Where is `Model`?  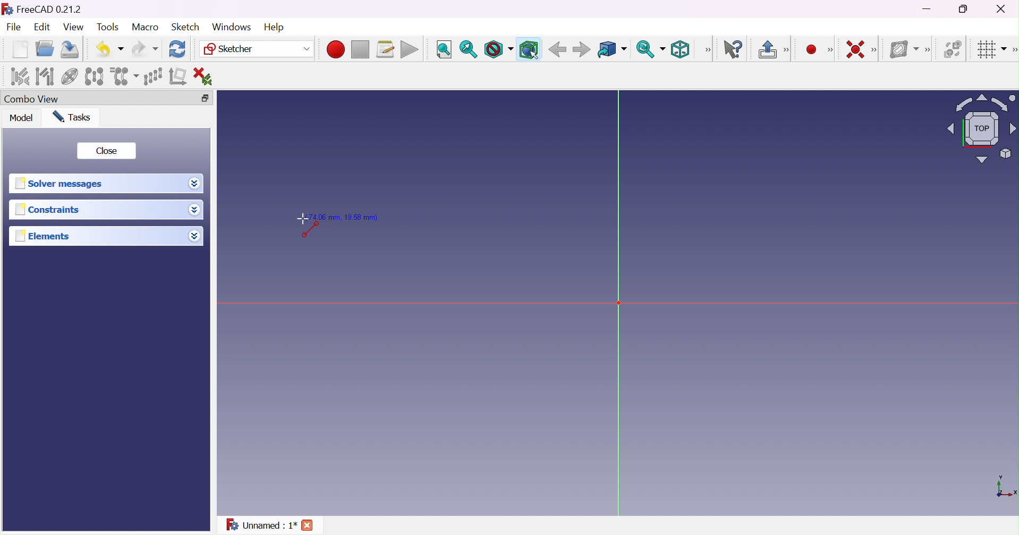
Model is located at coordinates (22, 118).